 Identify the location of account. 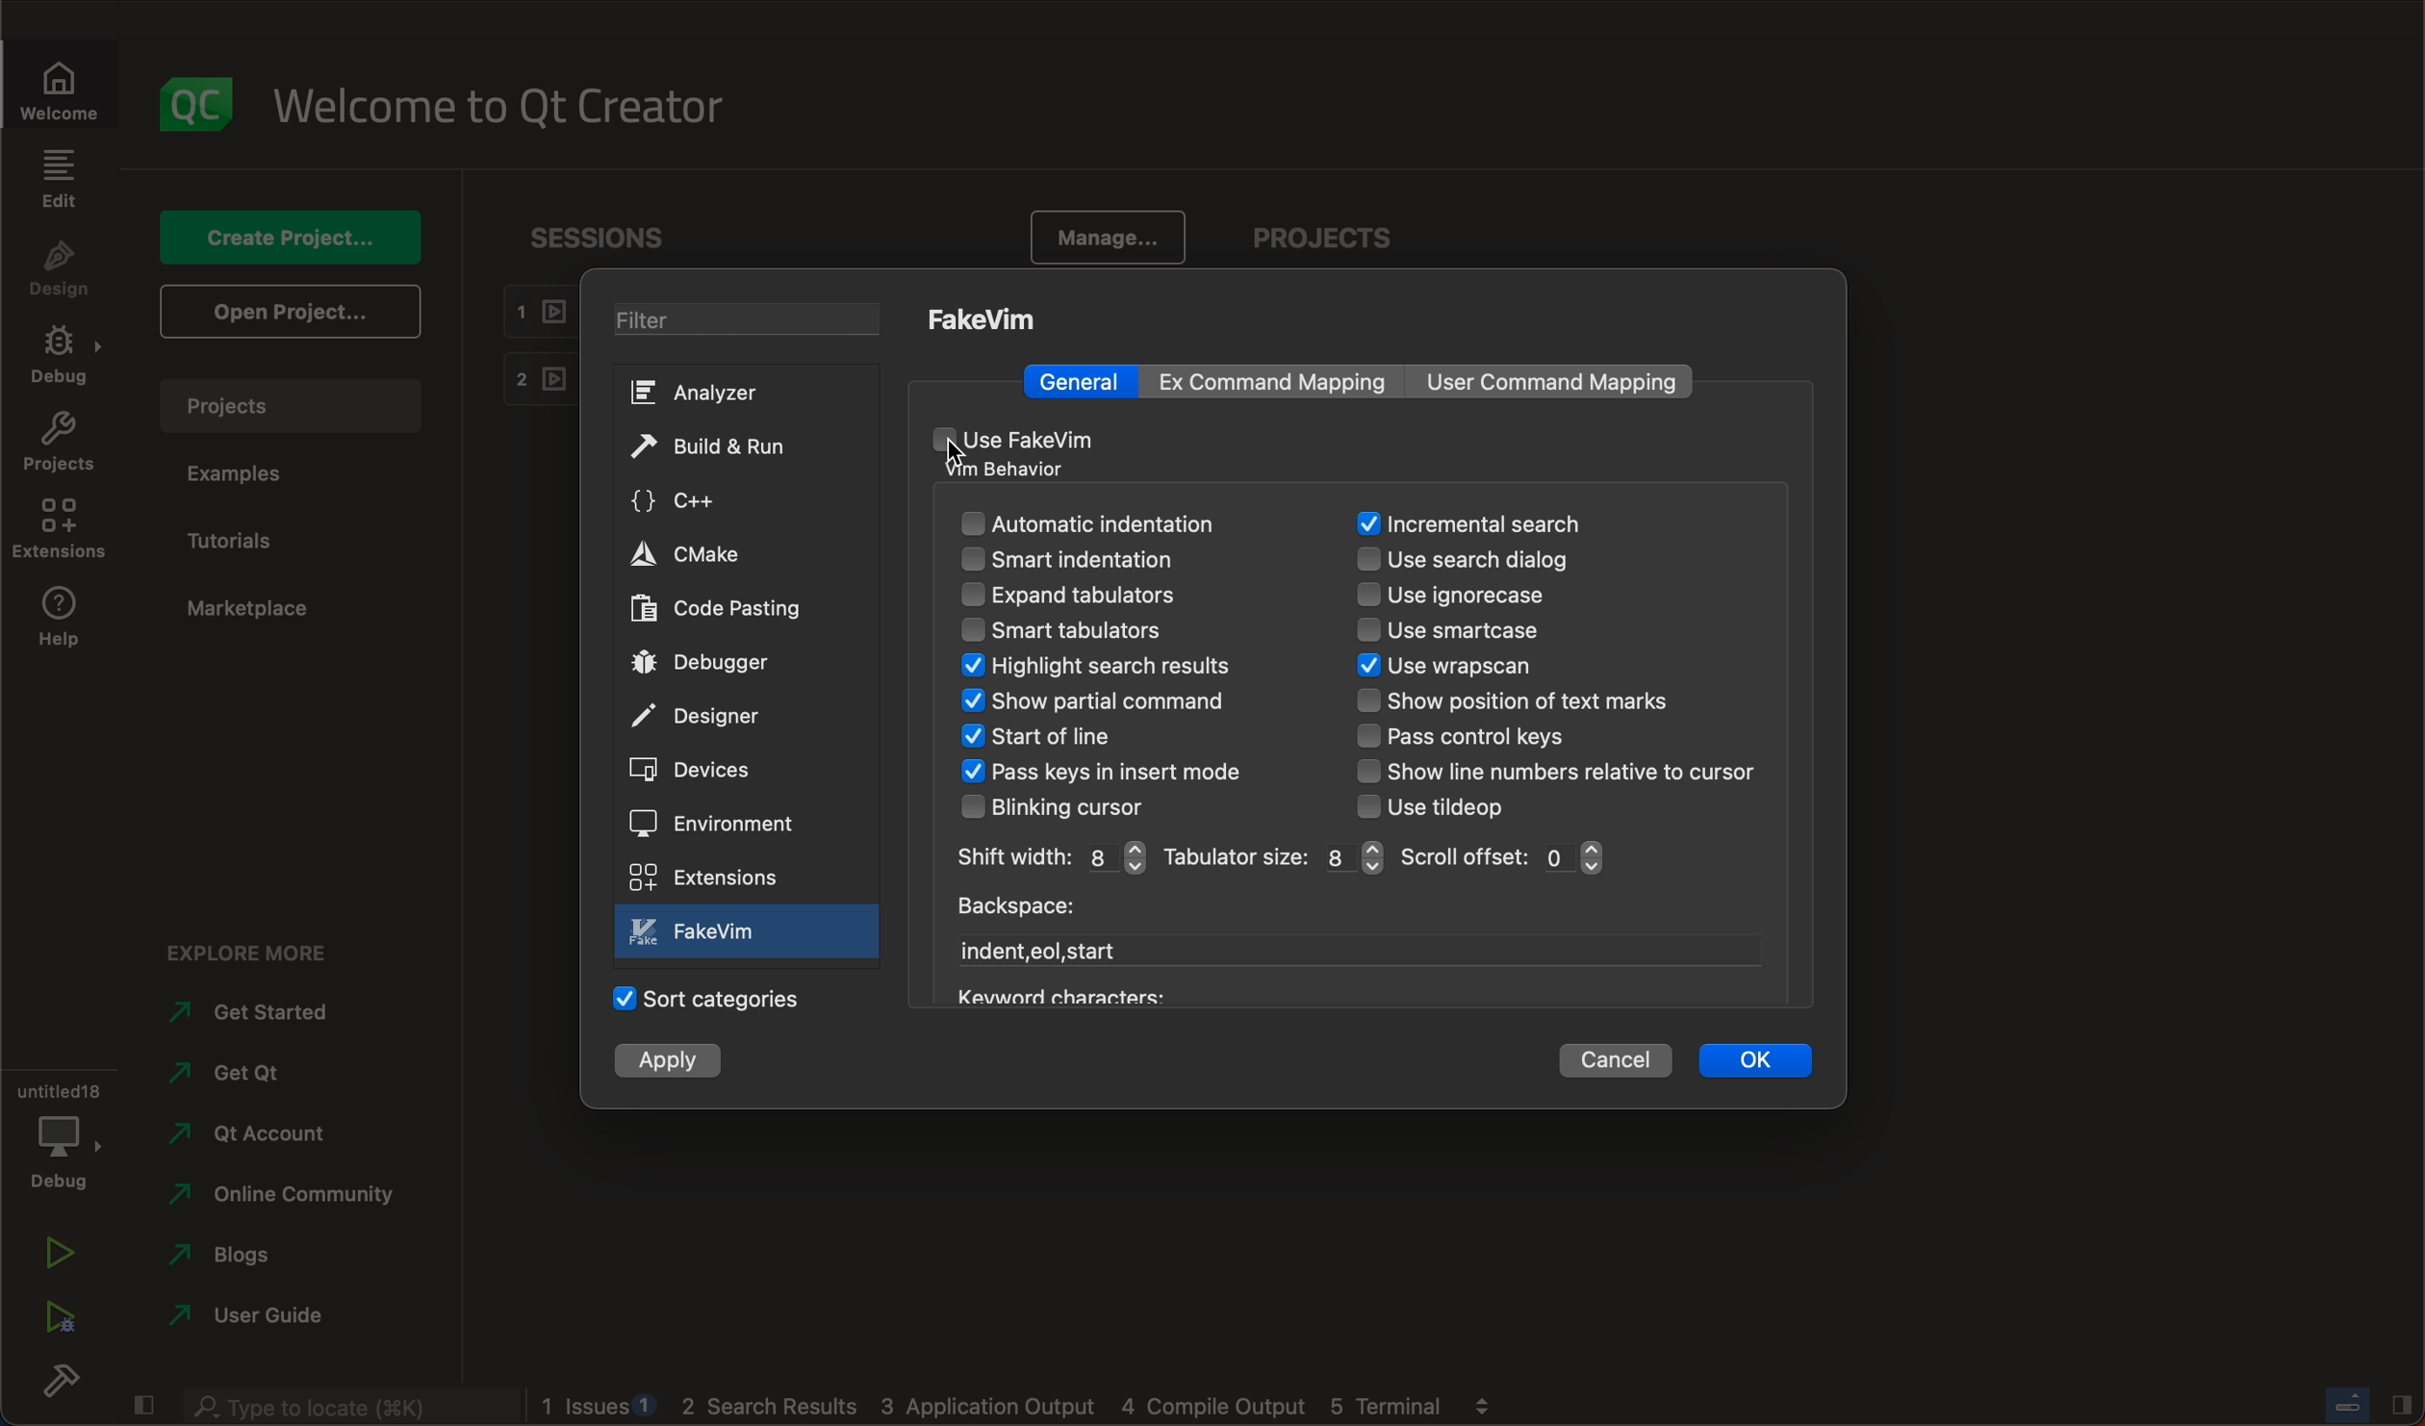
(275, 1133).